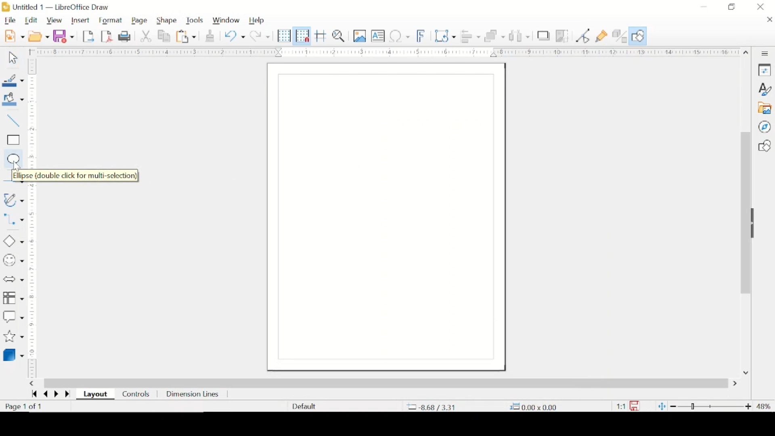  I want to click on clone formatting, so click(209, 36).